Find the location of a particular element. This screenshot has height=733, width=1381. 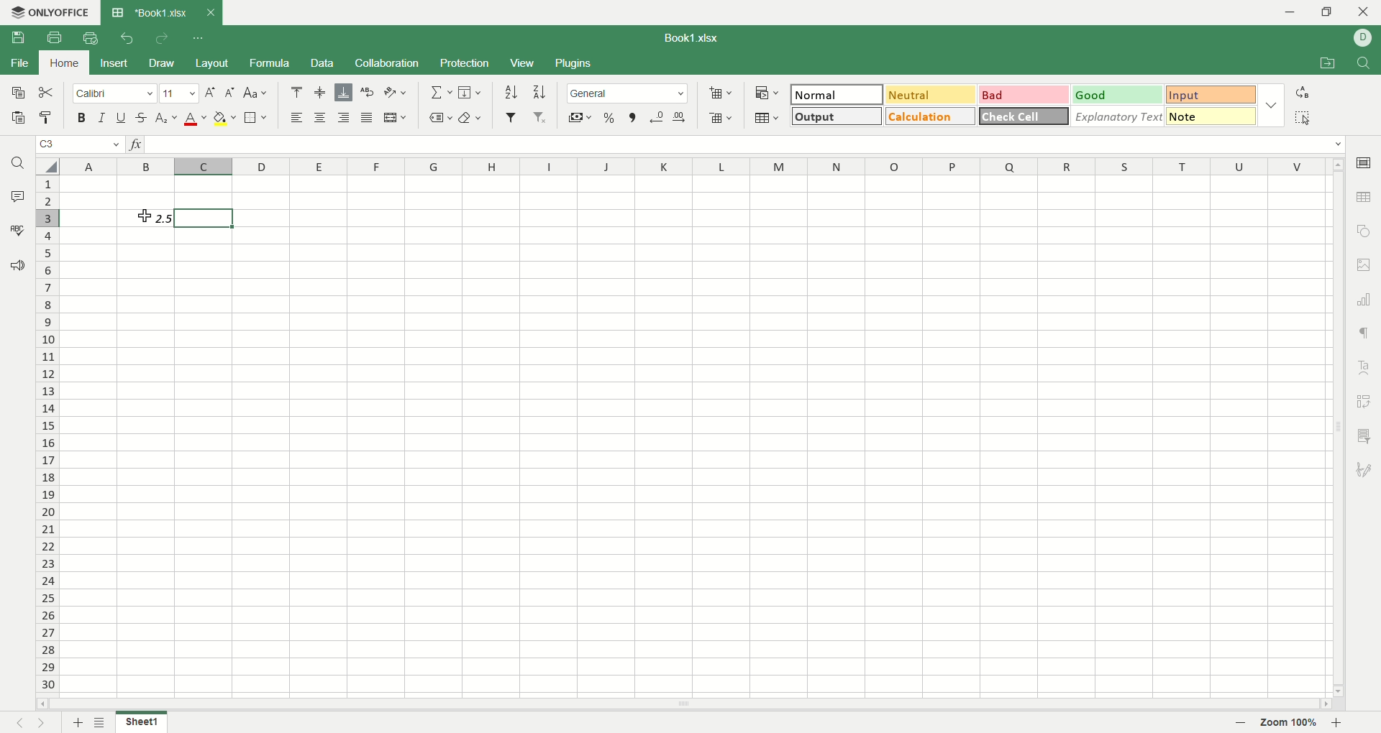

quick print is located at coordinates (89, 38).